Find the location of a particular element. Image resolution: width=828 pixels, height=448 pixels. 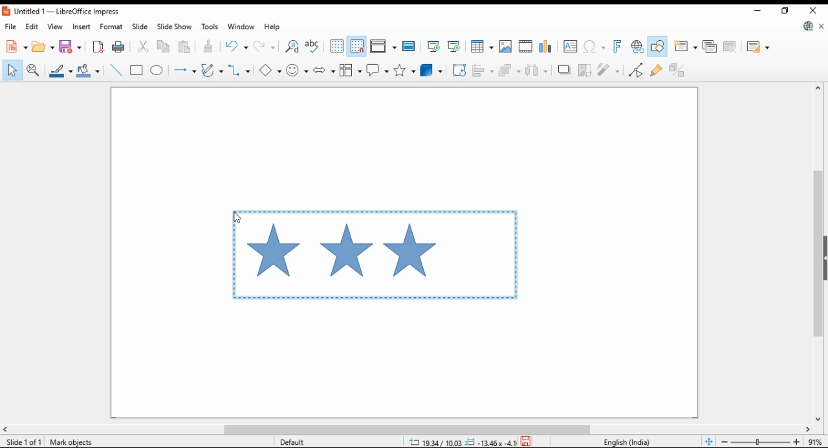

open is located at coordinates (43, 46).